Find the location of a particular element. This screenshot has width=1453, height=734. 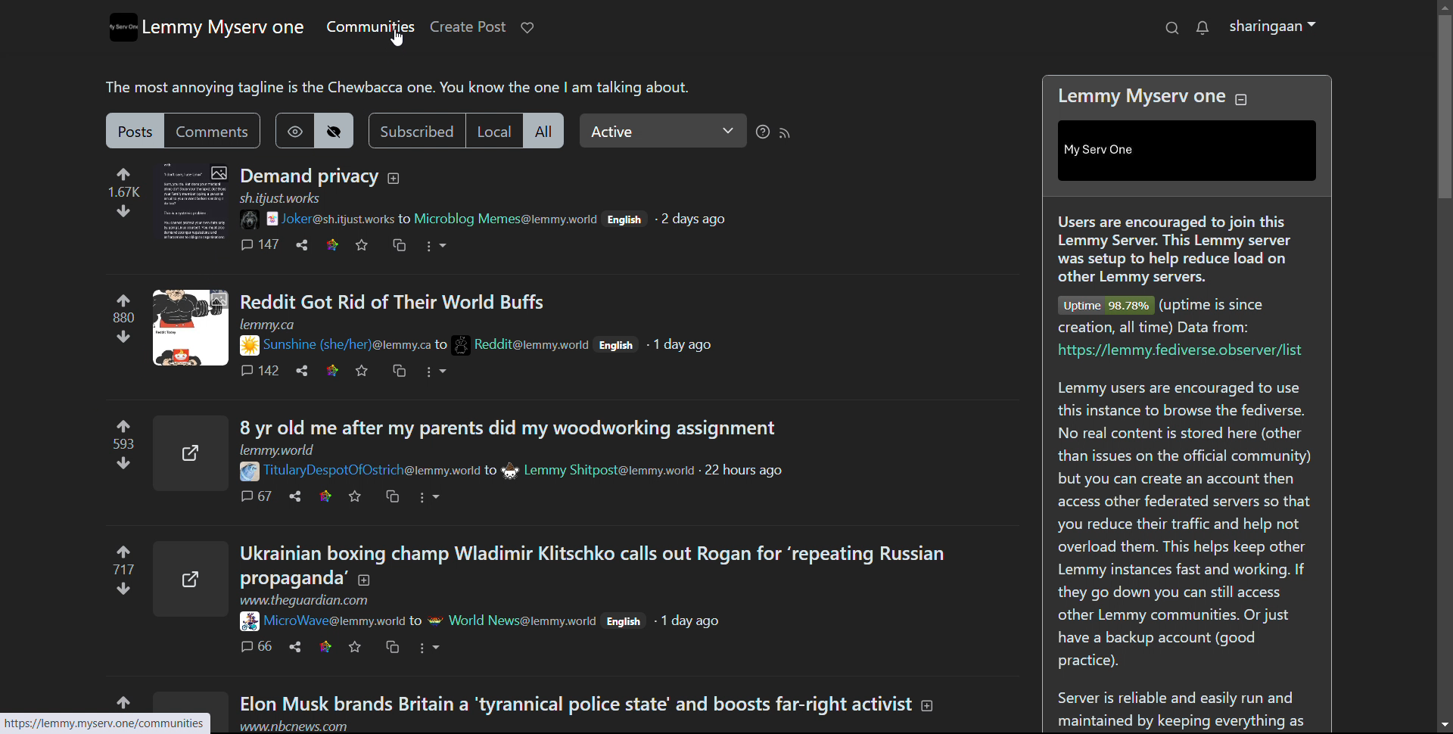

Post title - Reddit Got Rid of Their World Buffs is located at coordinates (398, 301).